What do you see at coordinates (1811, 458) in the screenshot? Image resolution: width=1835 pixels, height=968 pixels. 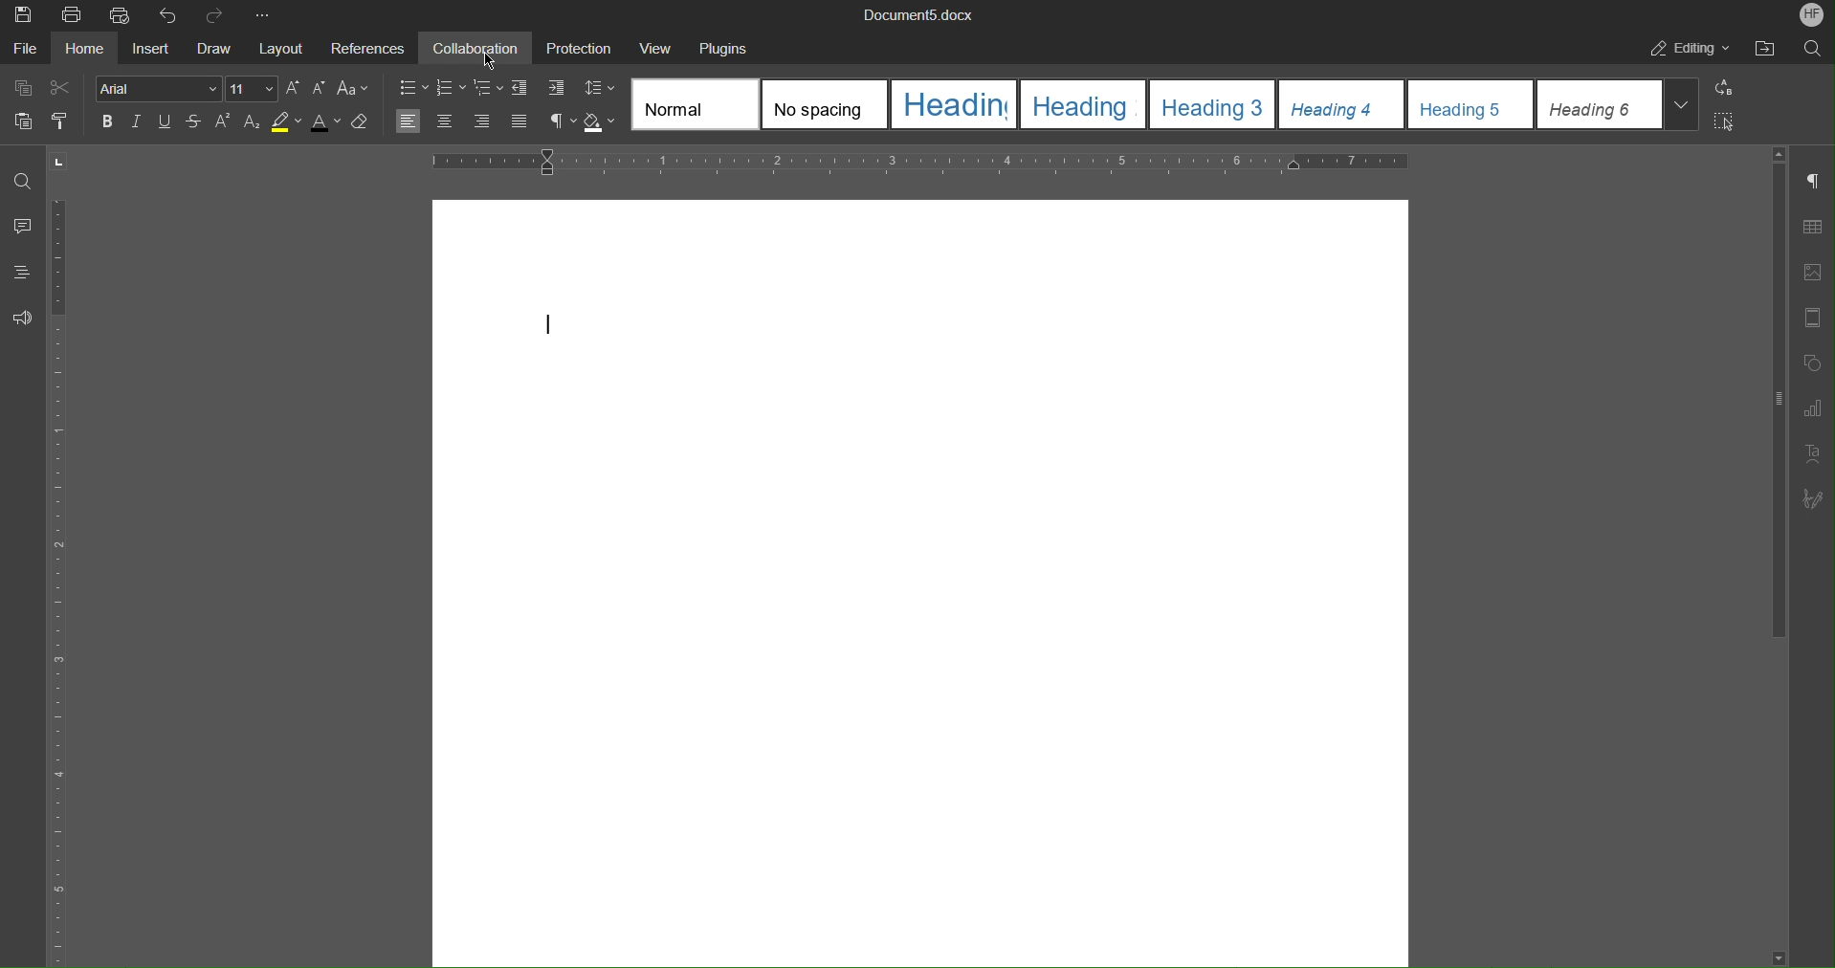 I see `Text Art` at bounding box center [1811, 458].